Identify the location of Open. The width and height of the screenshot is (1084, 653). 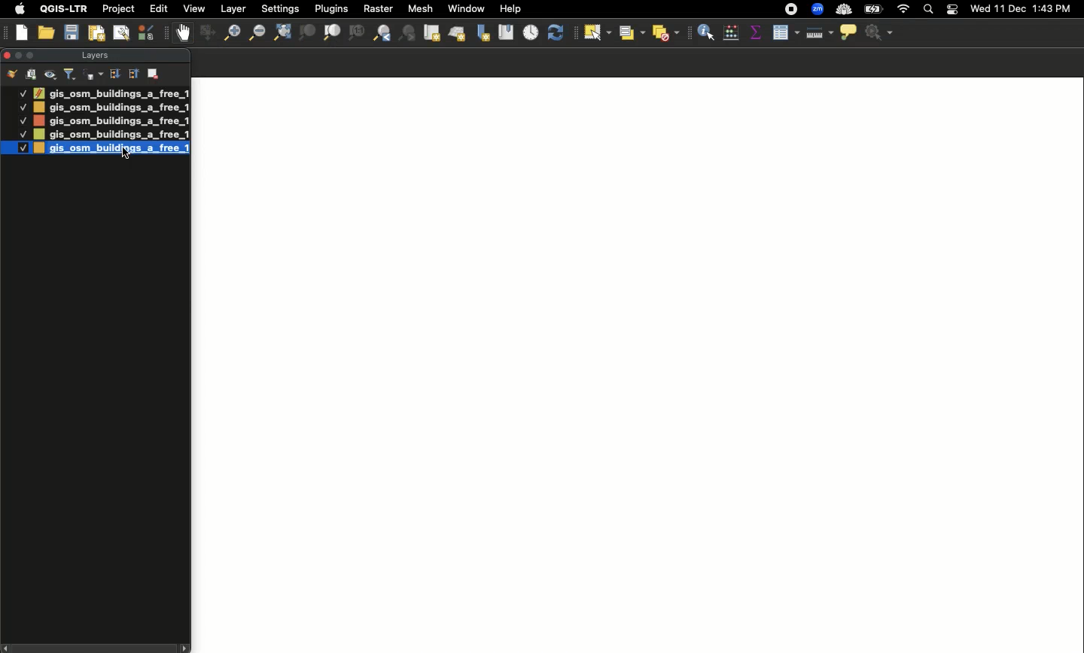
(48, 33).